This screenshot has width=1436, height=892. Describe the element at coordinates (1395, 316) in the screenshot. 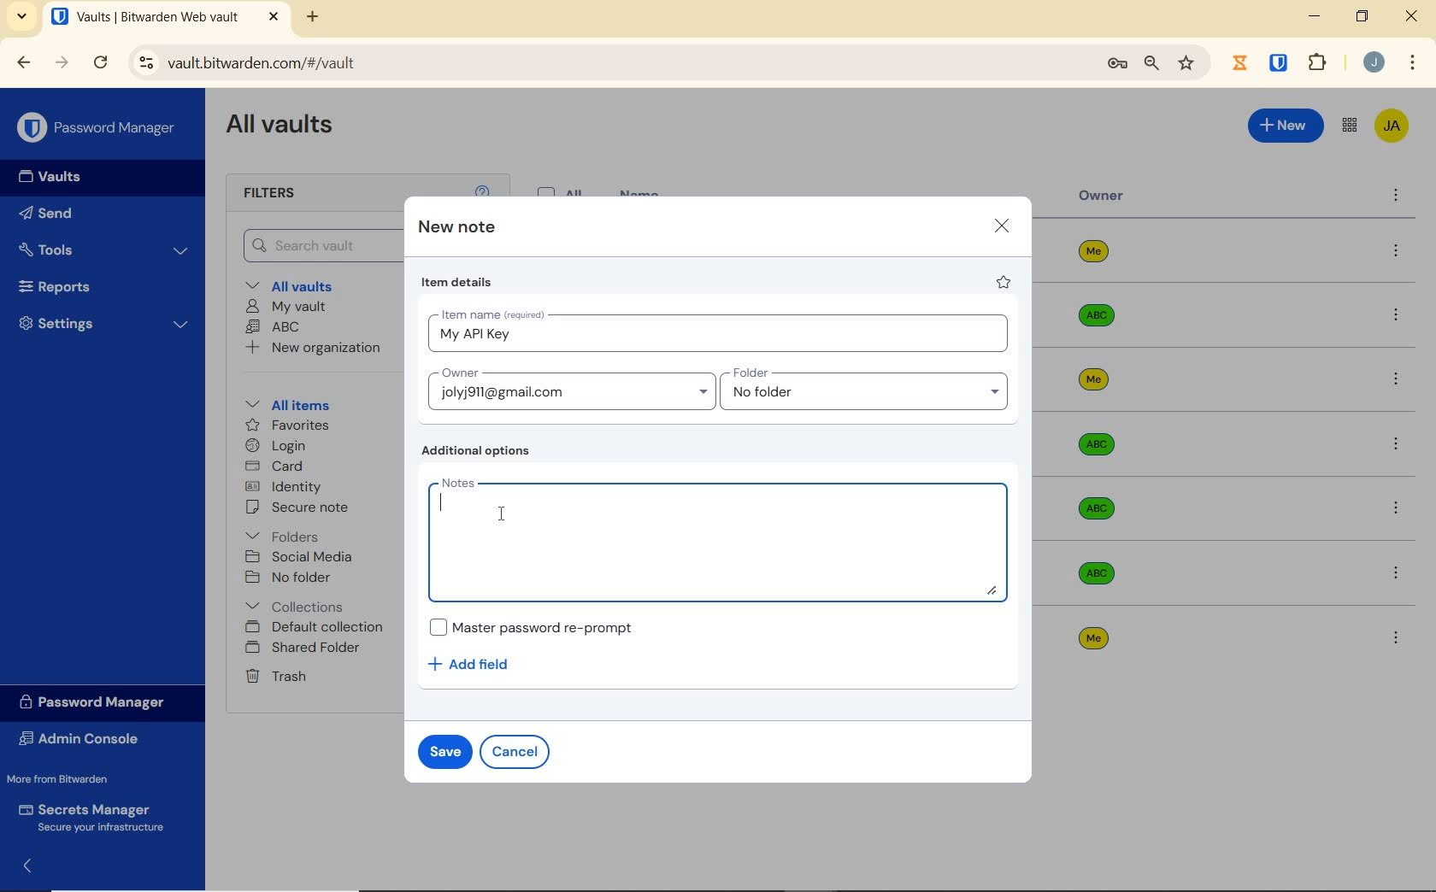

I see `more options` at that location.